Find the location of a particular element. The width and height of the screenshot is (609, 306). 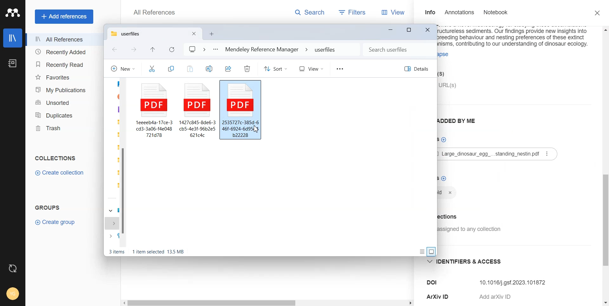

Collections is located at coordinates (55, 158).